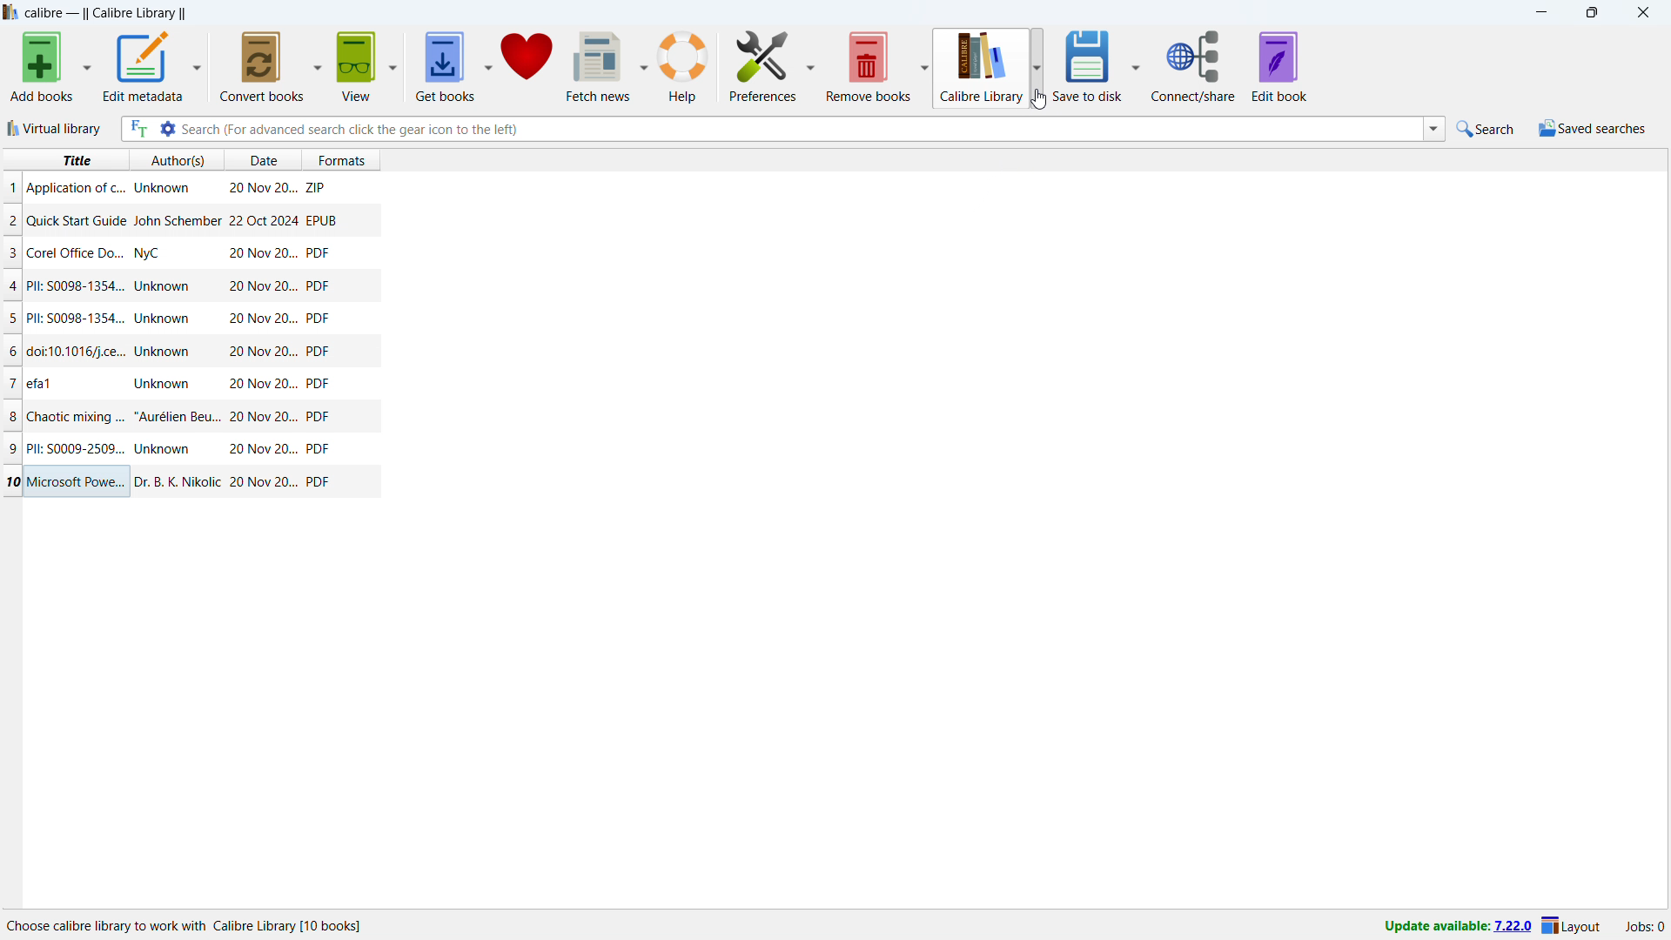 Image resolution: width=1671 pixels, height=940 pixels. I want to click on Date, so click(260, 449).